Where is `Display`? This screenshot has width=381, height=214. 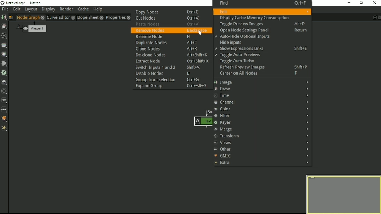
Display is located at coordinates (48, 10).